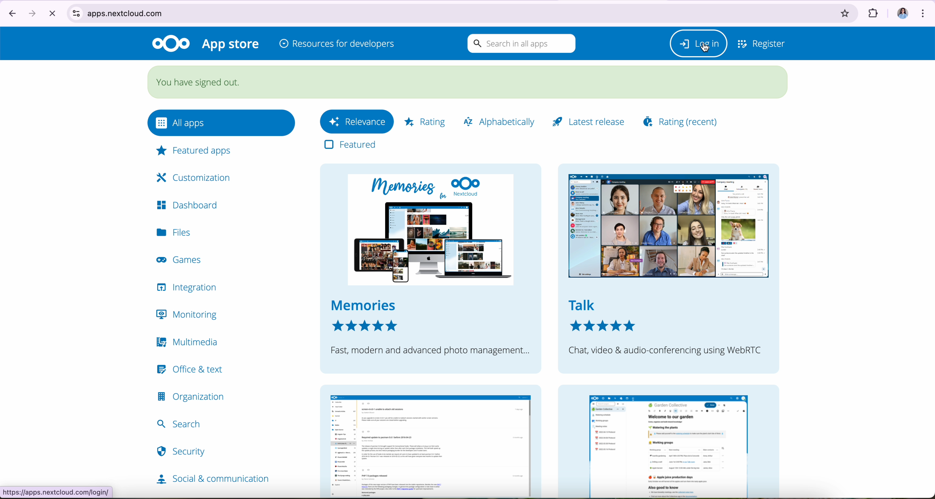 The image size is (935, 499). I want to click on organization, so click(190, 396).